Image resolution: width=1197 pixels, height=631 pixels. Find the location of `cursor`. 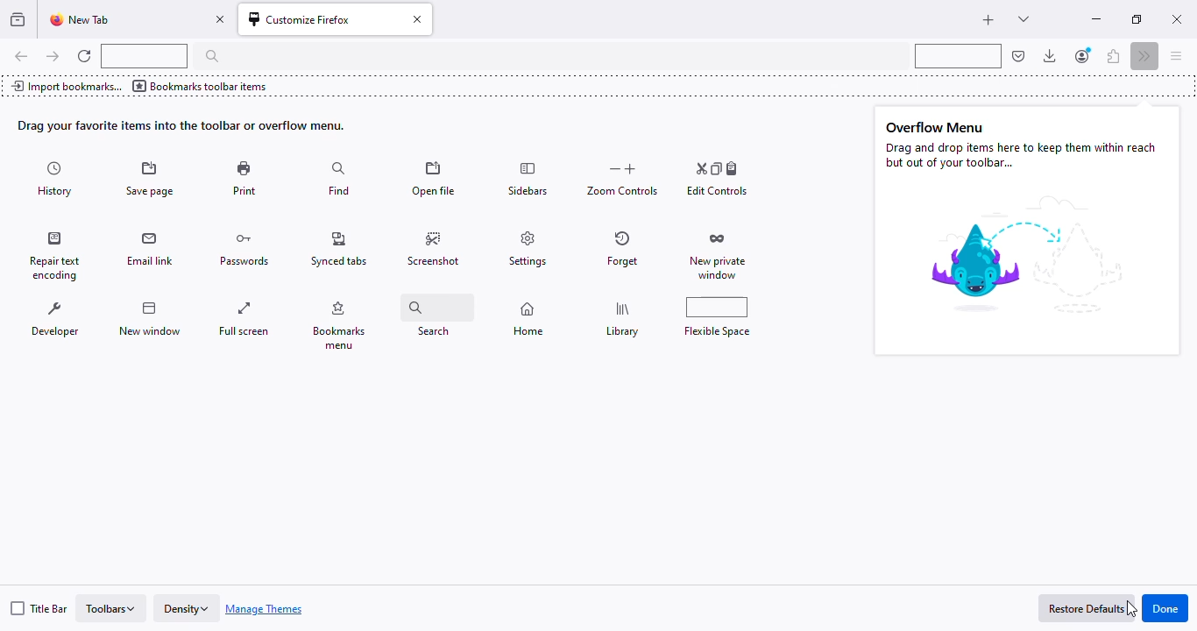

cursor is located at coordinates (1133, 608).